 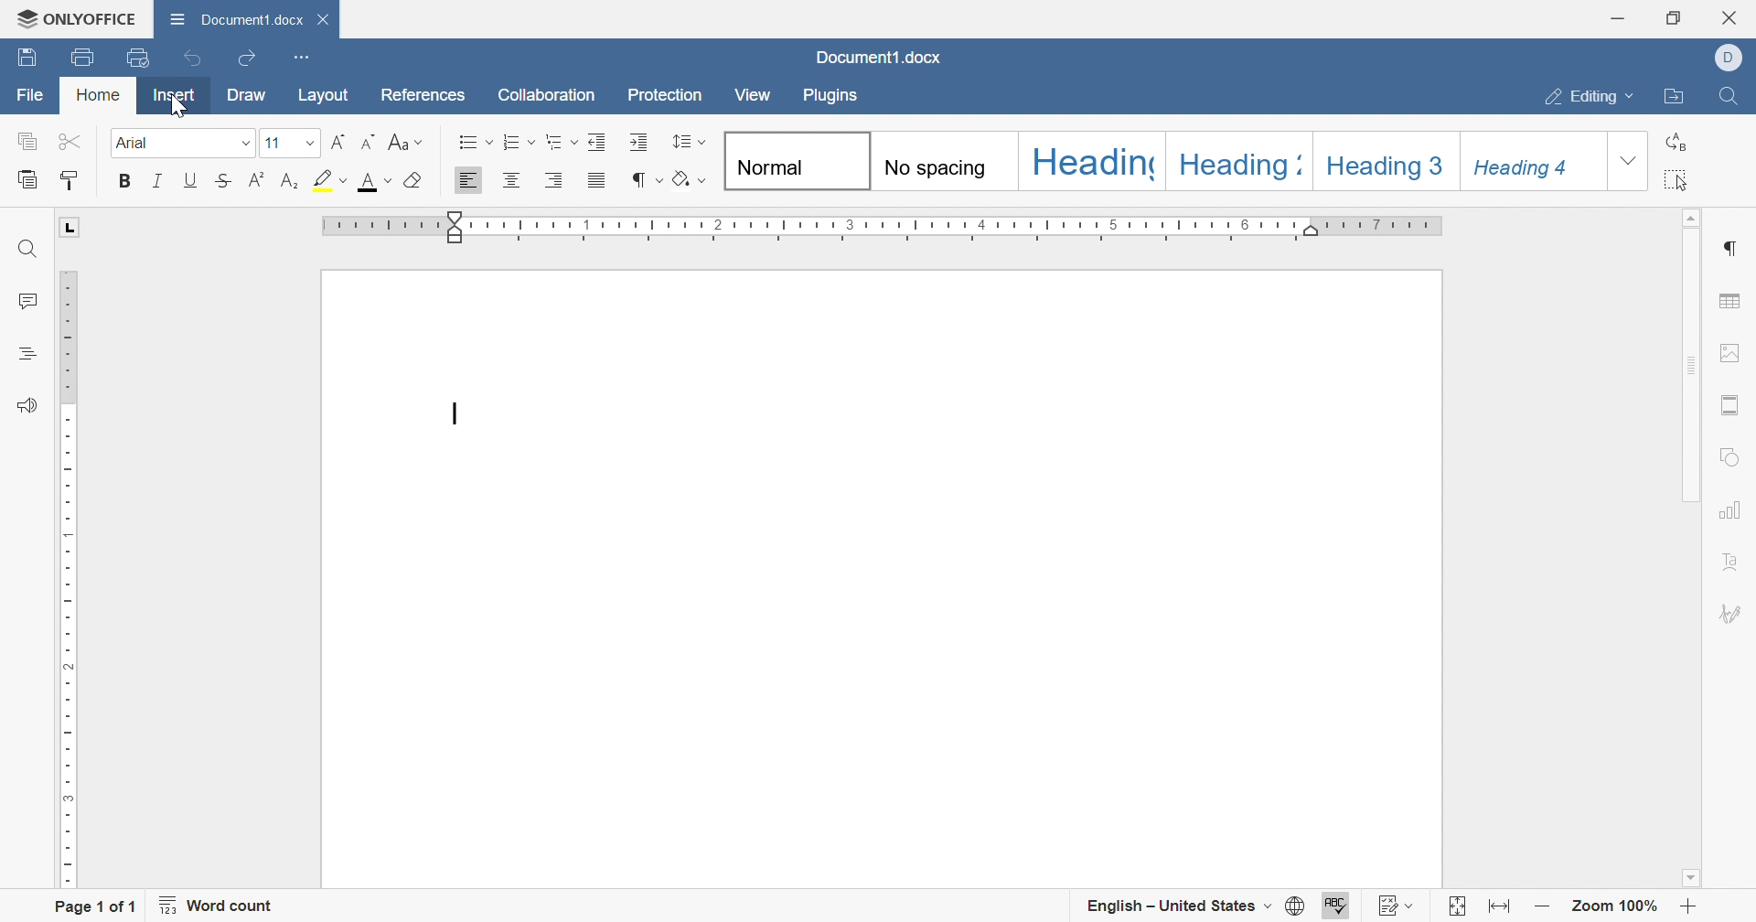 What do you see at coordinates (875, 57) in the screenshot?
I see `Document1.docx` at bounding box center [875, 57].